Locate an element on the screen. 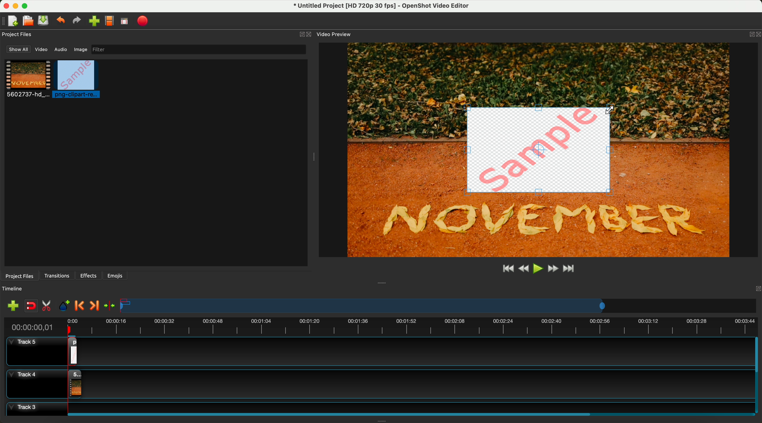  video preview is located at coordinates (333, 34).